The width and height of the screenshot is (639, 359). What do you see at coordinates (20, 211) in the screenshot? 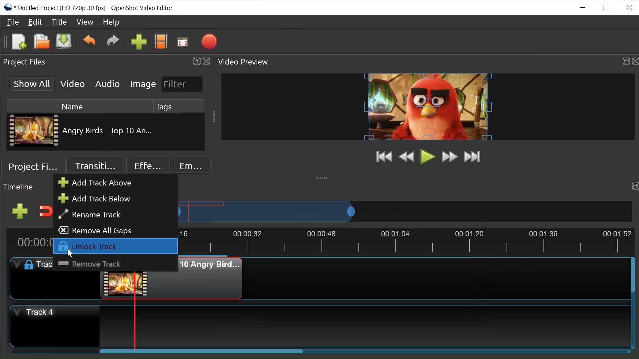
I see `Add Track` at bounding box center [20, 211].